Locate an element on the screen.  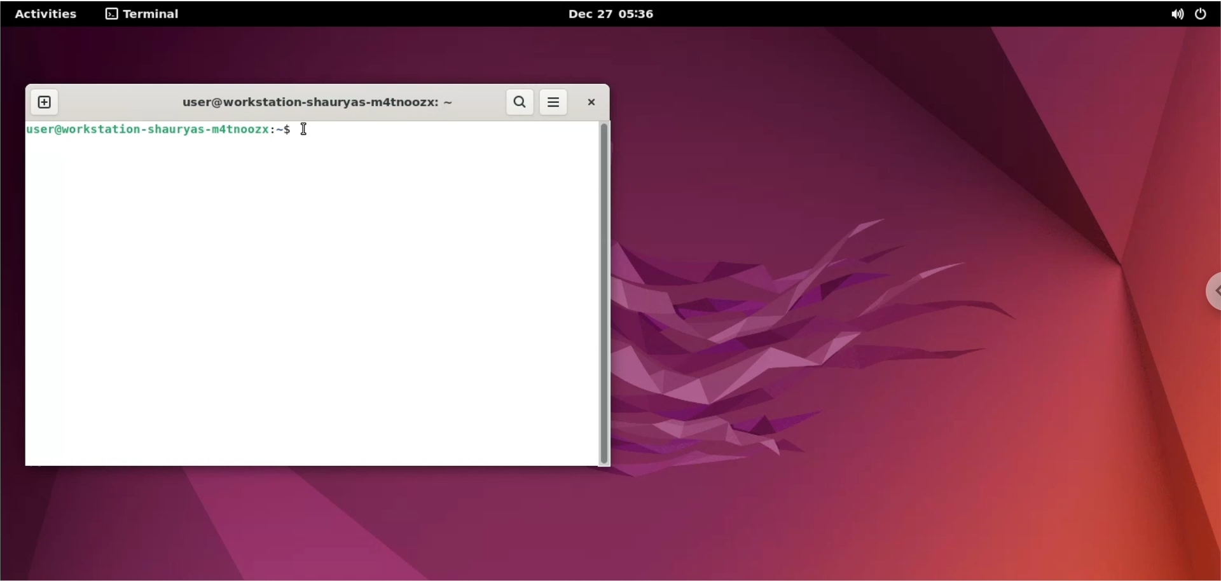
Activities is located at coordinates (47, 13).